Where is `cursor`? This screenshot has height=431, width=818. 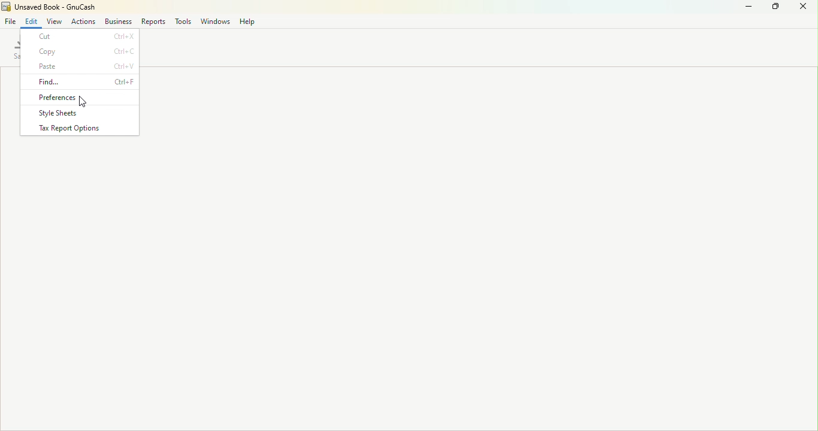
cursor is located at coordinates (83, 104).